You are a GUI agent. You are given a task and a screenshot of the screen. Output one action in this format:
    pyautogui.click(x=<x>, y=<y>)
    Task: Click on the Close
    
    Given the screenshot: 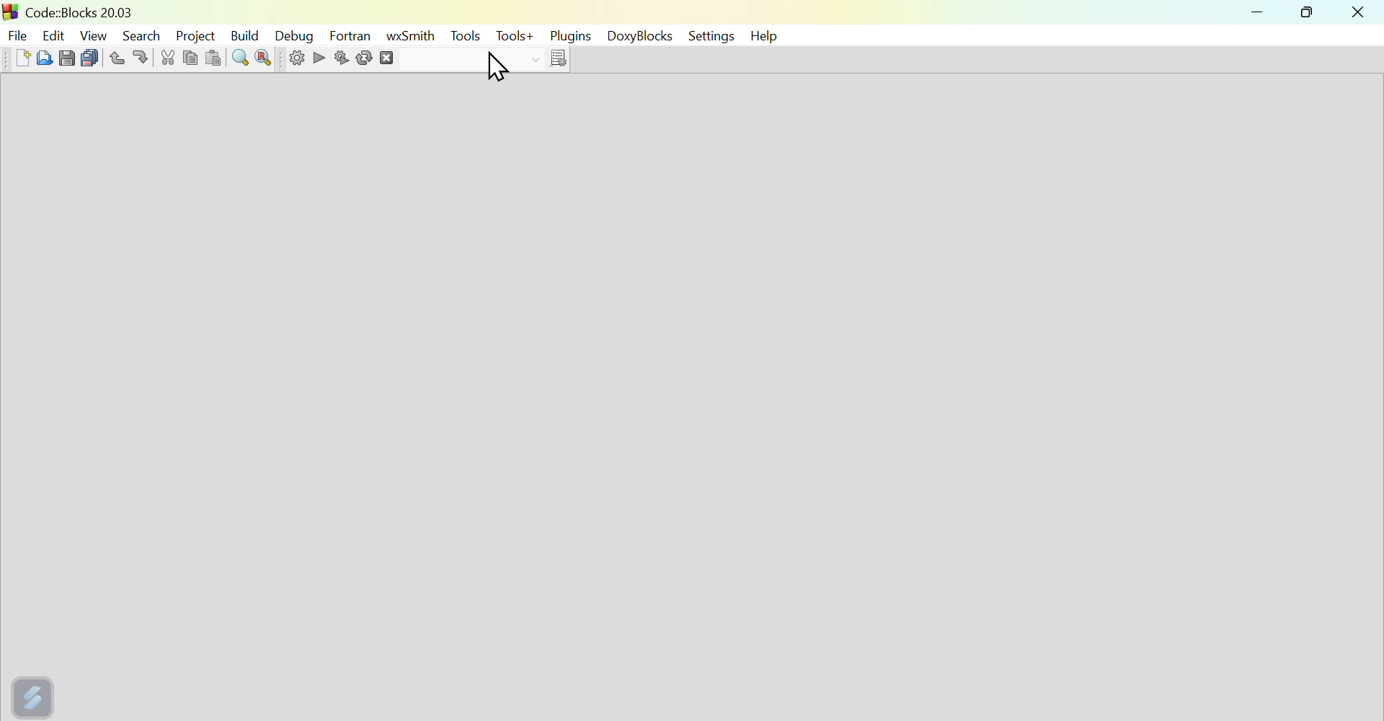 What is the action you would take?
    pyautogui.click(x=1359, y=13)
    